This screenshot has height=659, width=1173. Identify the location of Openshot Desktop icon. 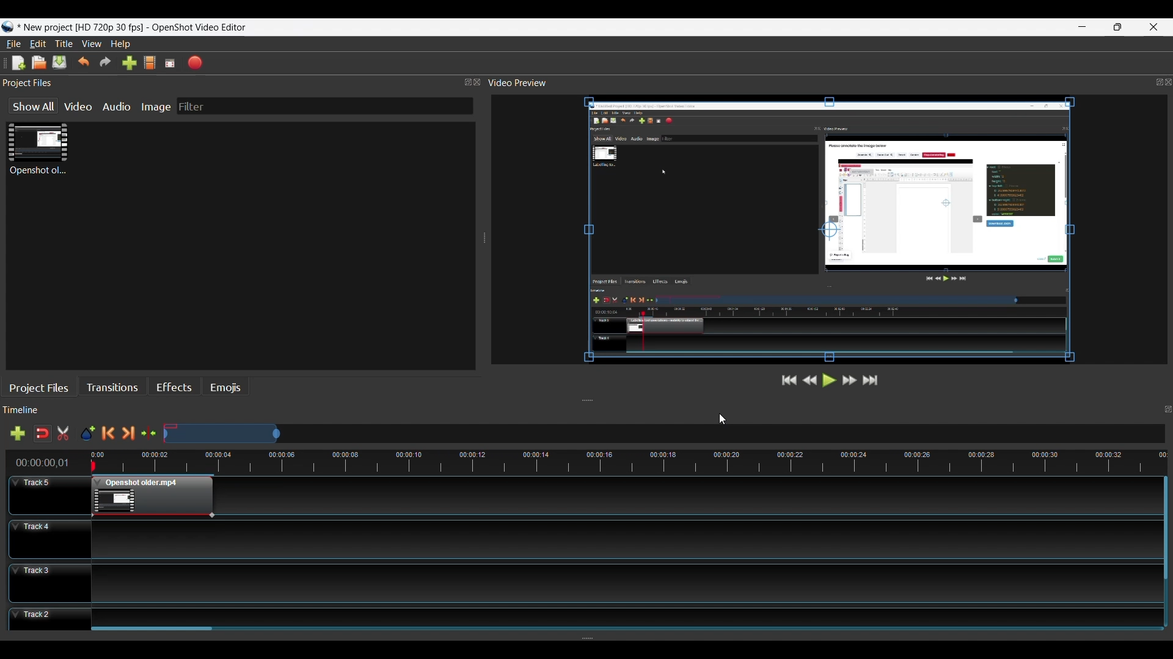
(8, 28).